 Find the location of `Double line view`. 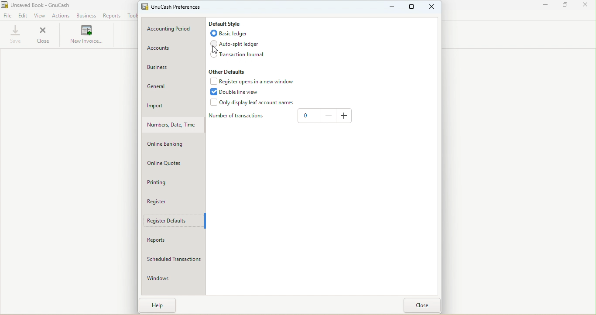

Double line view is located at coordinates (240, 91).